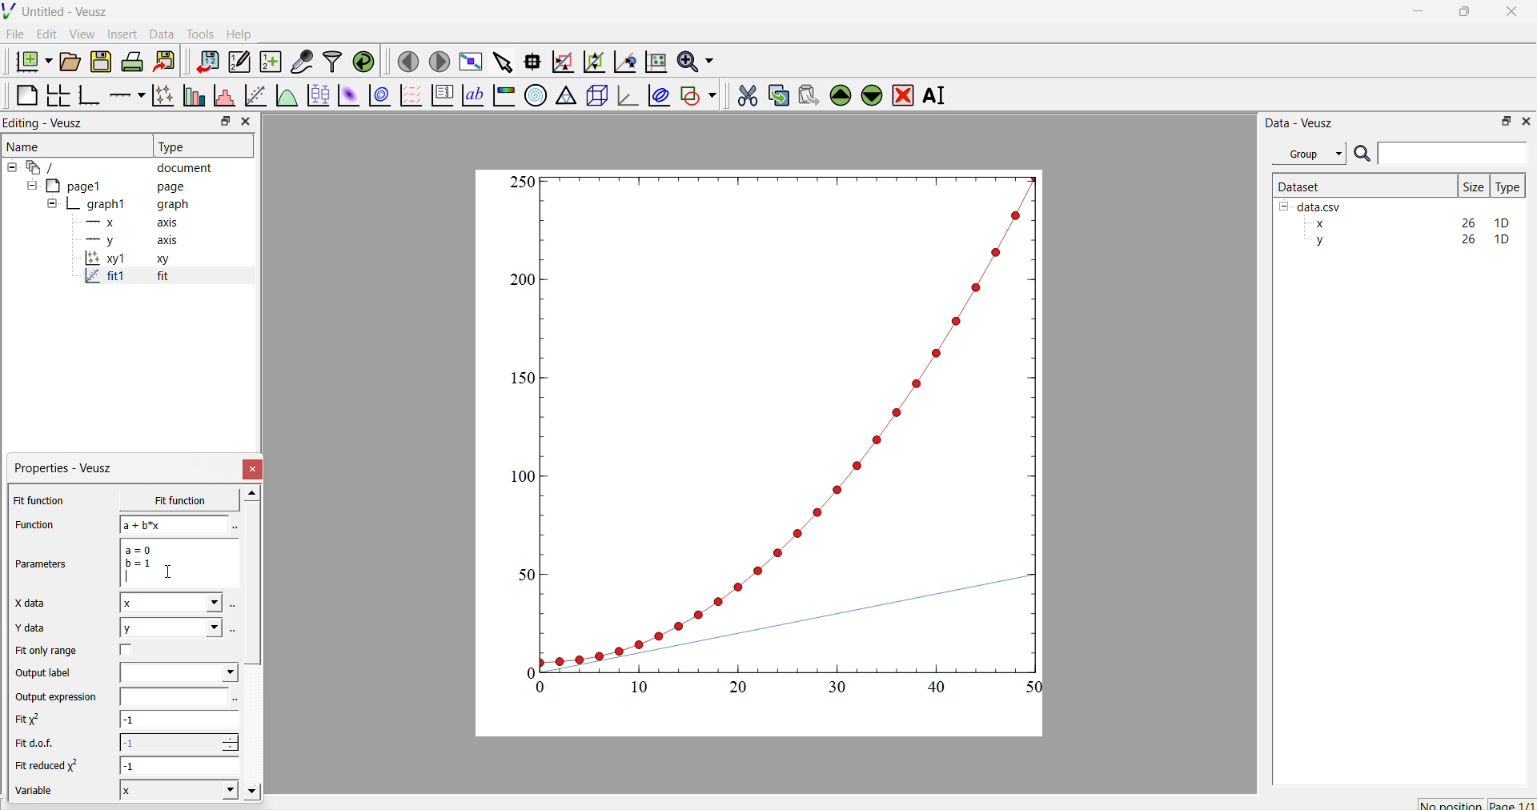 The height and width of the screenshot is (810, 1537). I want to click on Search, so click(1362, 154).